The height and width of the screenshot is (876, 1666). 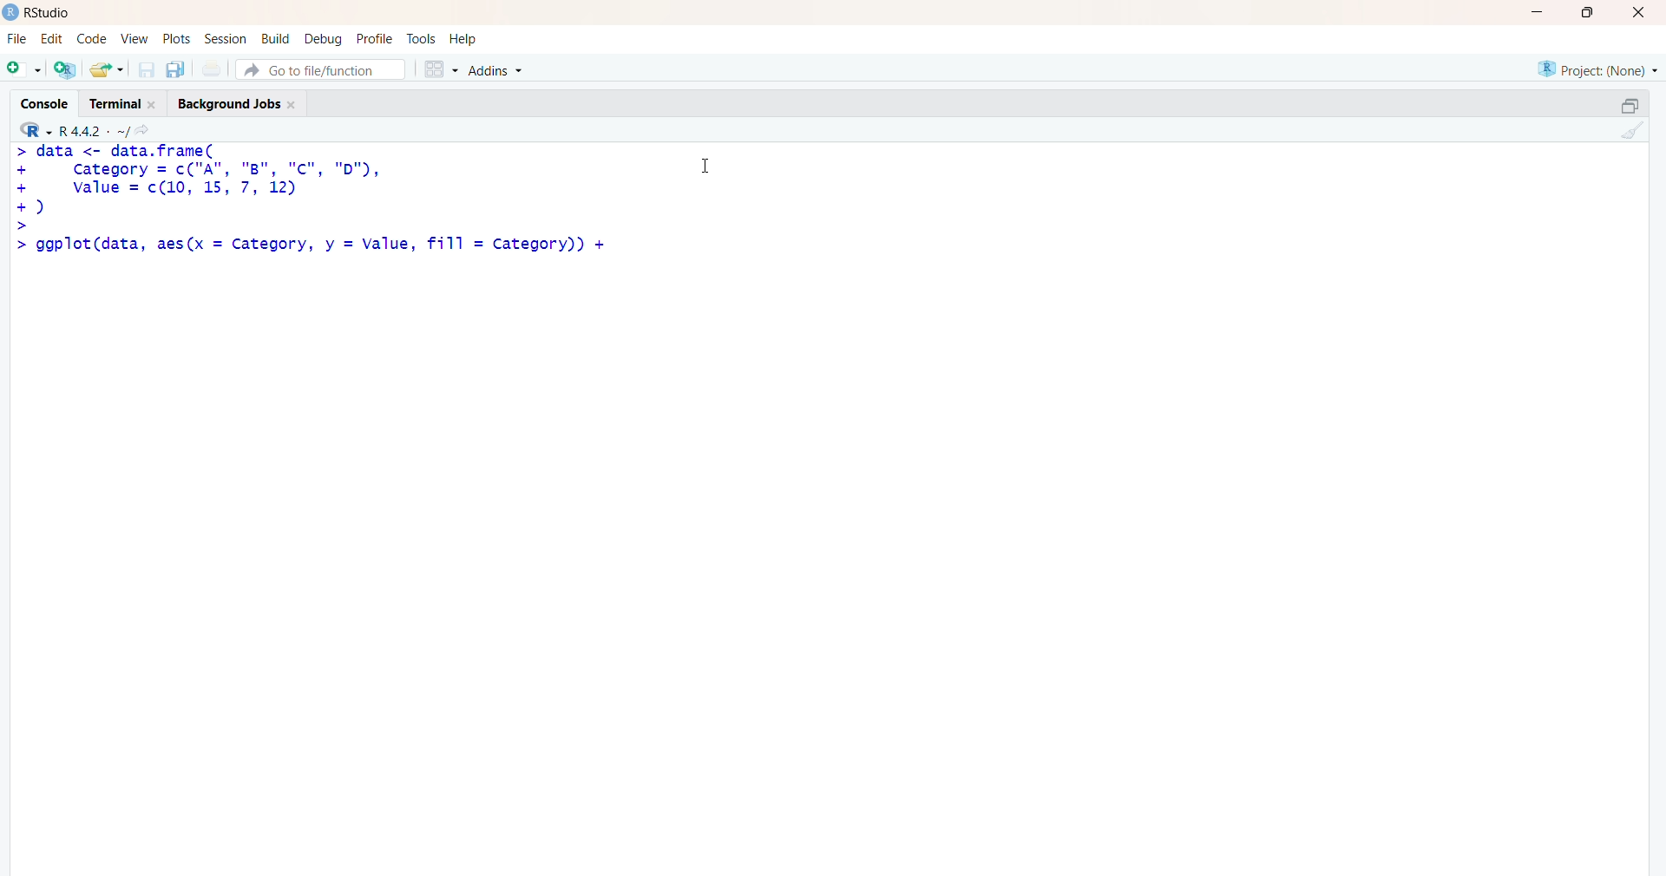 I want to click on Cursor, so click(x=706, y=163).